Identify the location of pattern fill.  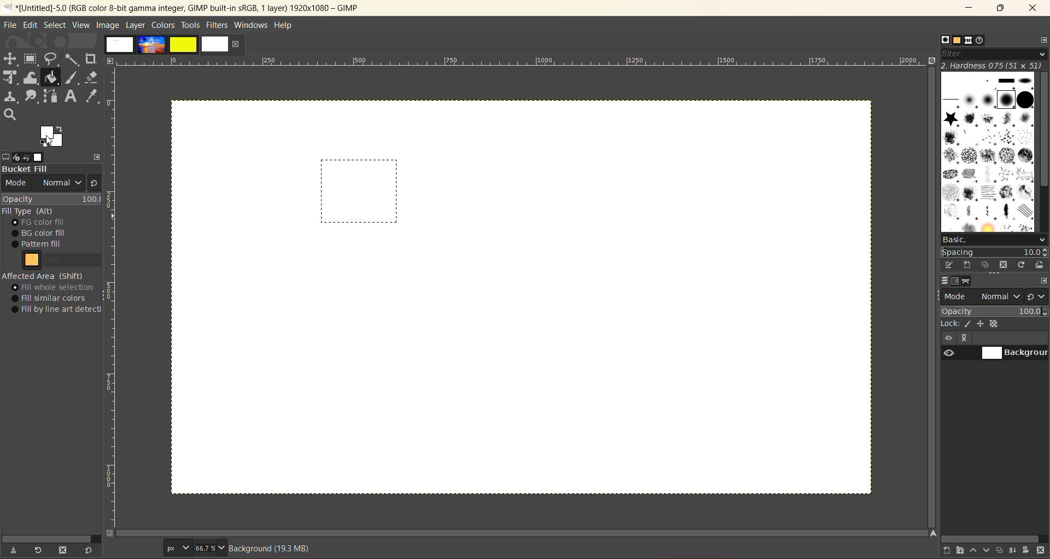
(49, 244).